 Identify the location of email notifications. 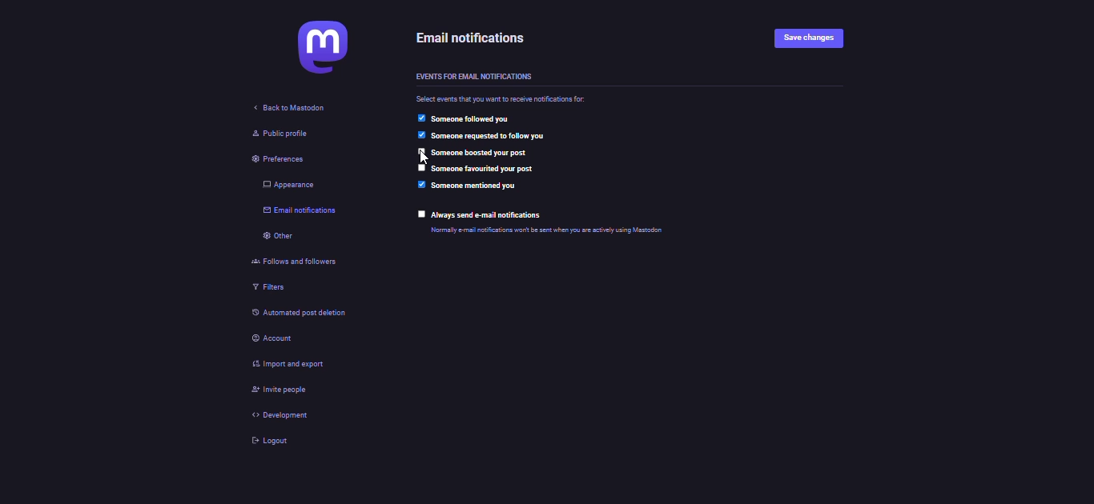
(296, 212).